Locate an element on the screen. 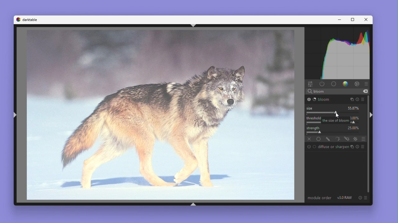 This screenshot has height=223, width=398. preset is located at coordinates (363, 99).